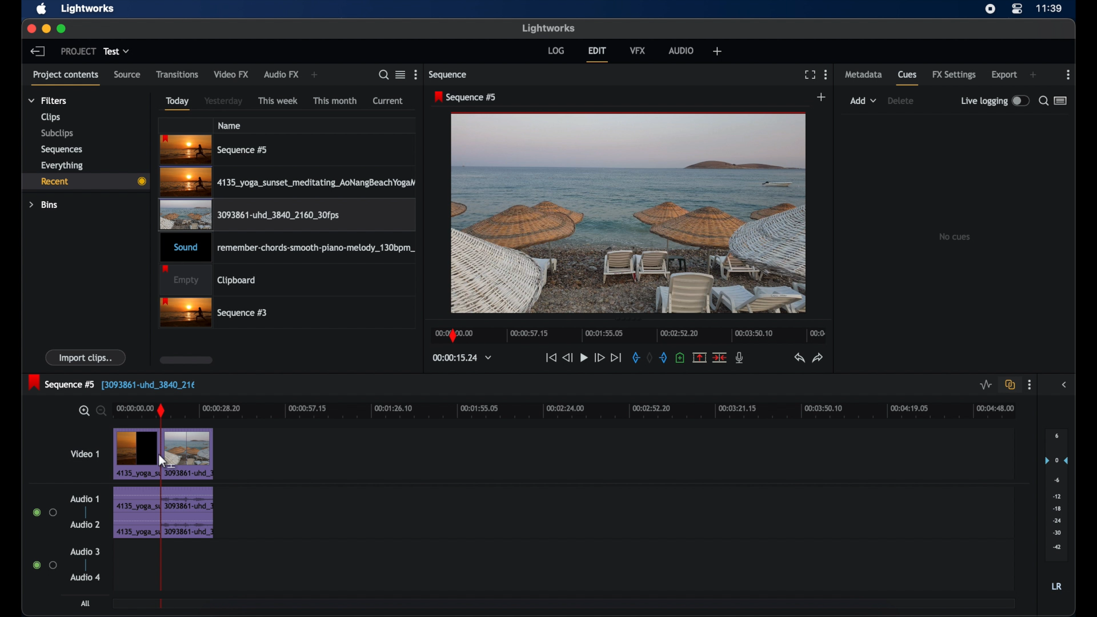  I want to click on add, so click(863, 101).